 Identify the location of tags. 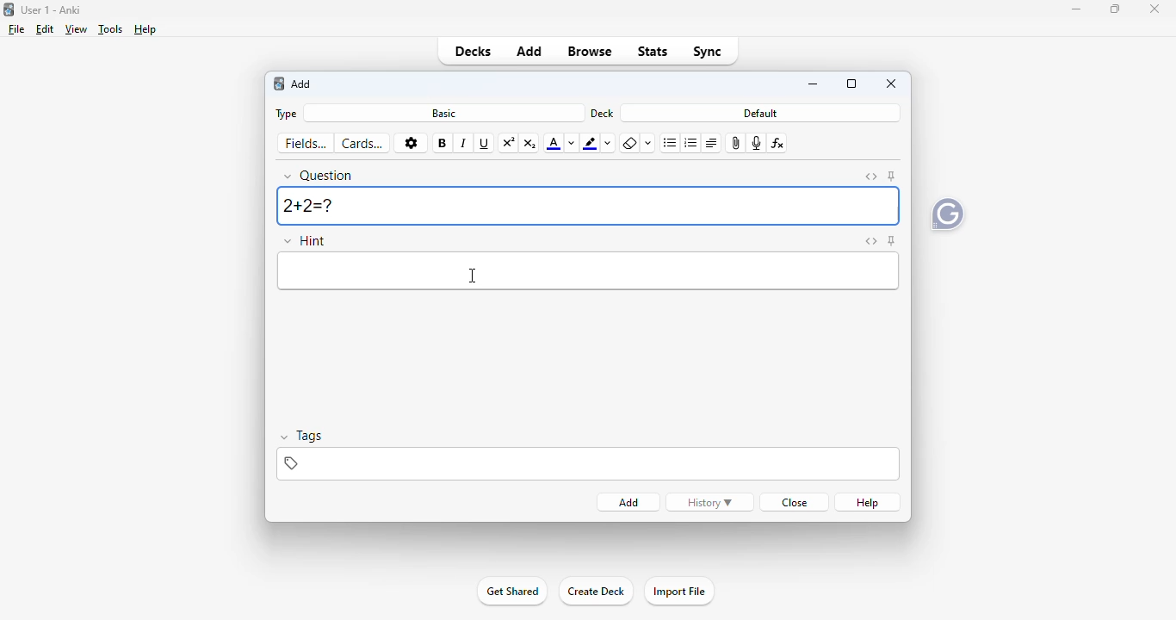
(588, 464).